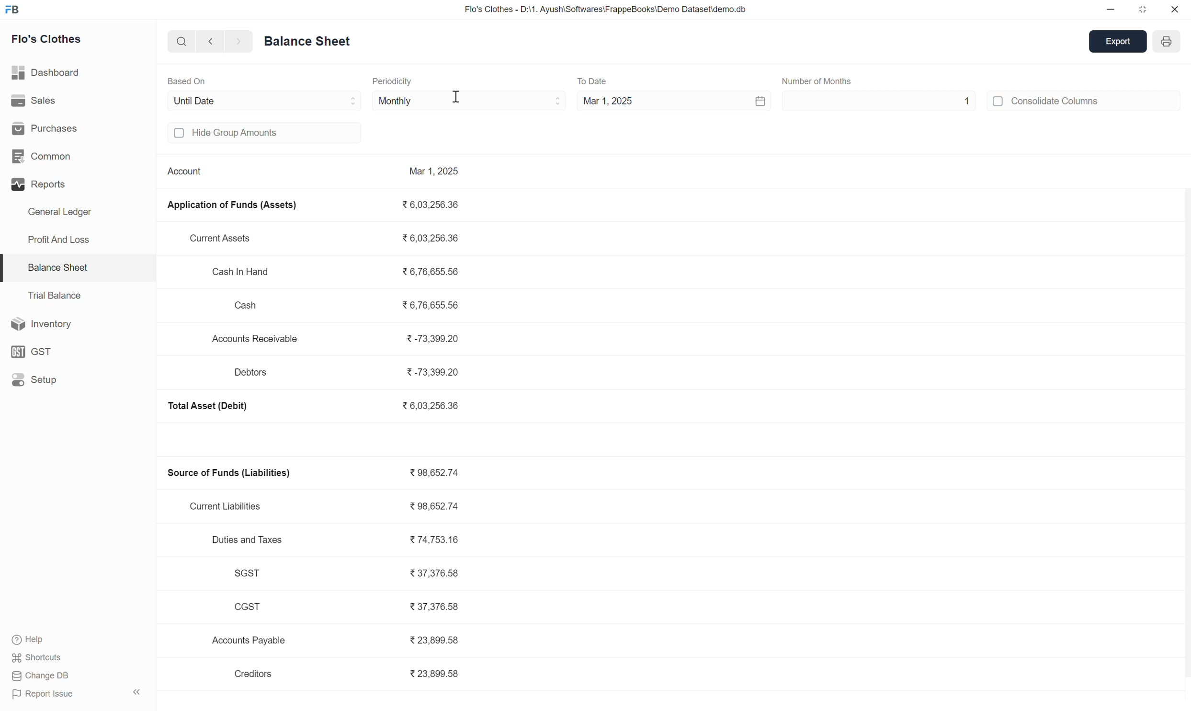  What do you see at coordinates (672, 103) in the screenshot?
I see `Mar 1, 2025 ` at bounding box center [672, 103].